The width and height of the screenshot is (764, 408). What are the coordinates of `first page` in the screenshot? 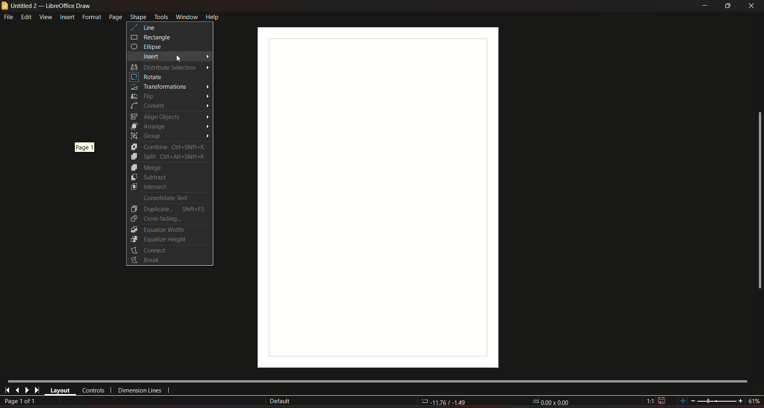 It's located at (8, 389).